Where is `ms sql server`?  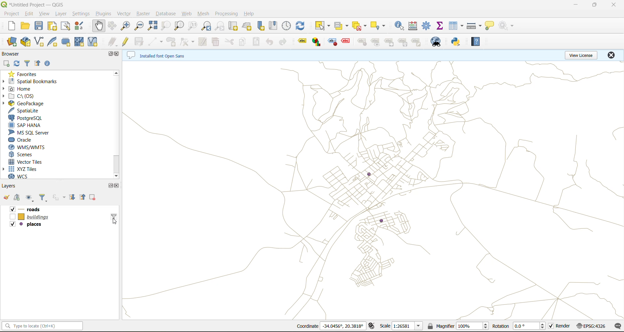 ms sql server is located at coordinates (30, 133).